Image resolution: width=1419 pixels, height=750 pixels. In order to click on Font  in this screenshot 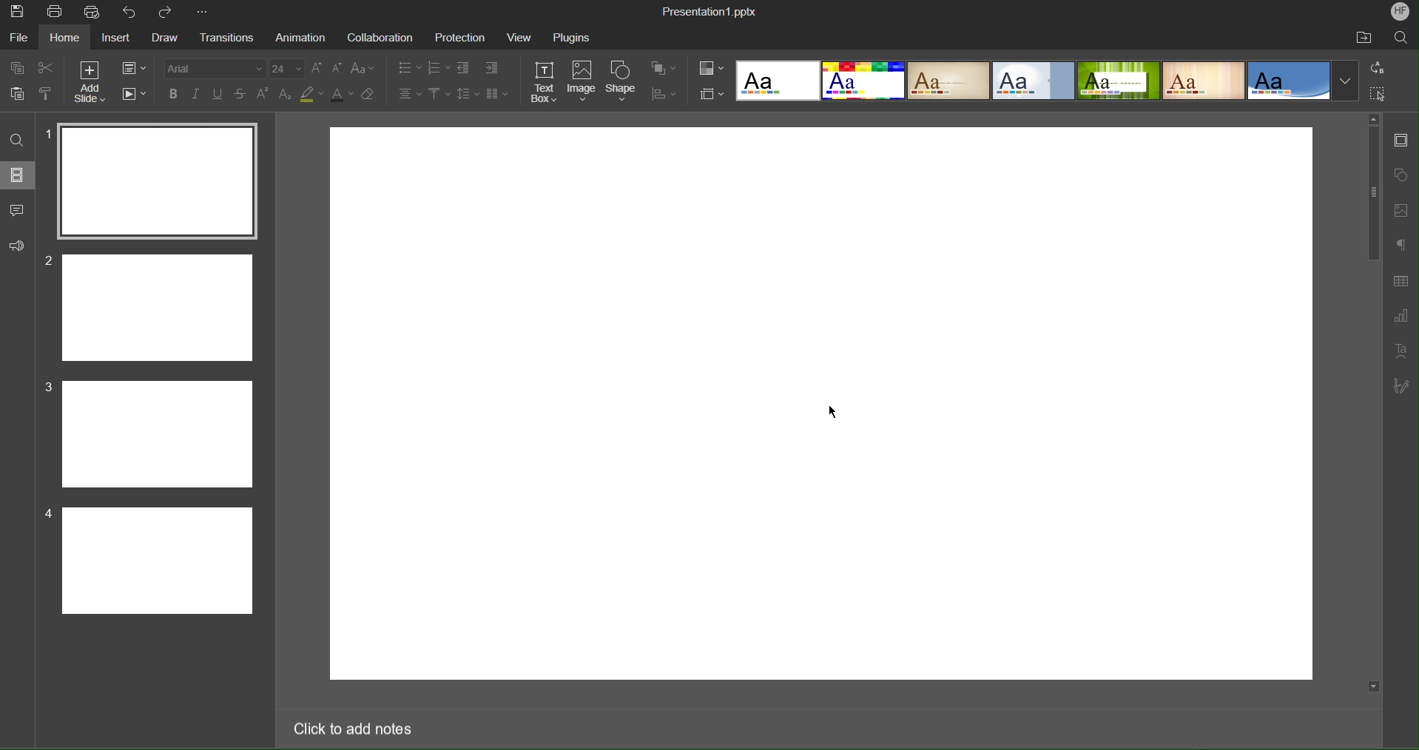, I will do `click(209, 67)`.